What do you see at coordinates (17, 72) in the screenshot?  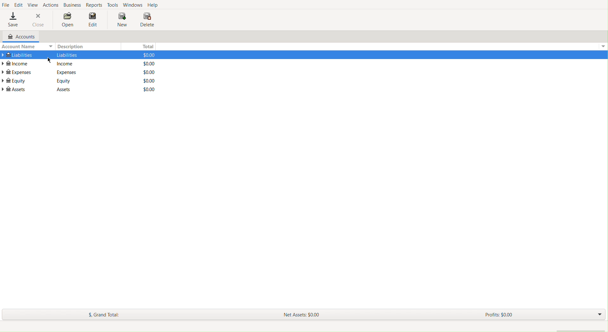 I see `Expenses` at bounding box center [17, 72].